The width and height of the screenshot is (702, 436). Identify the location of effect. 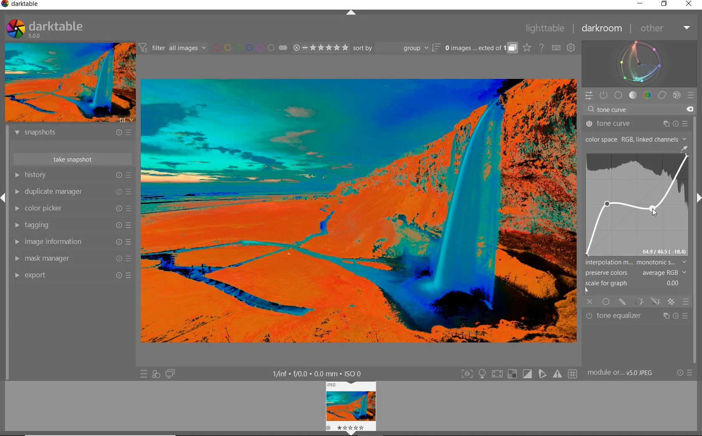
(675, 95).